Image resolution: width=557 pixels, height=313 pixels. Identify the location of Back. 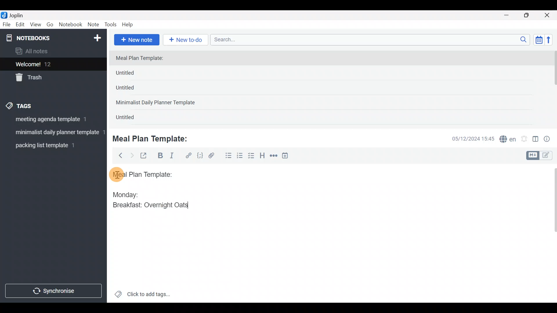
(118, 155).